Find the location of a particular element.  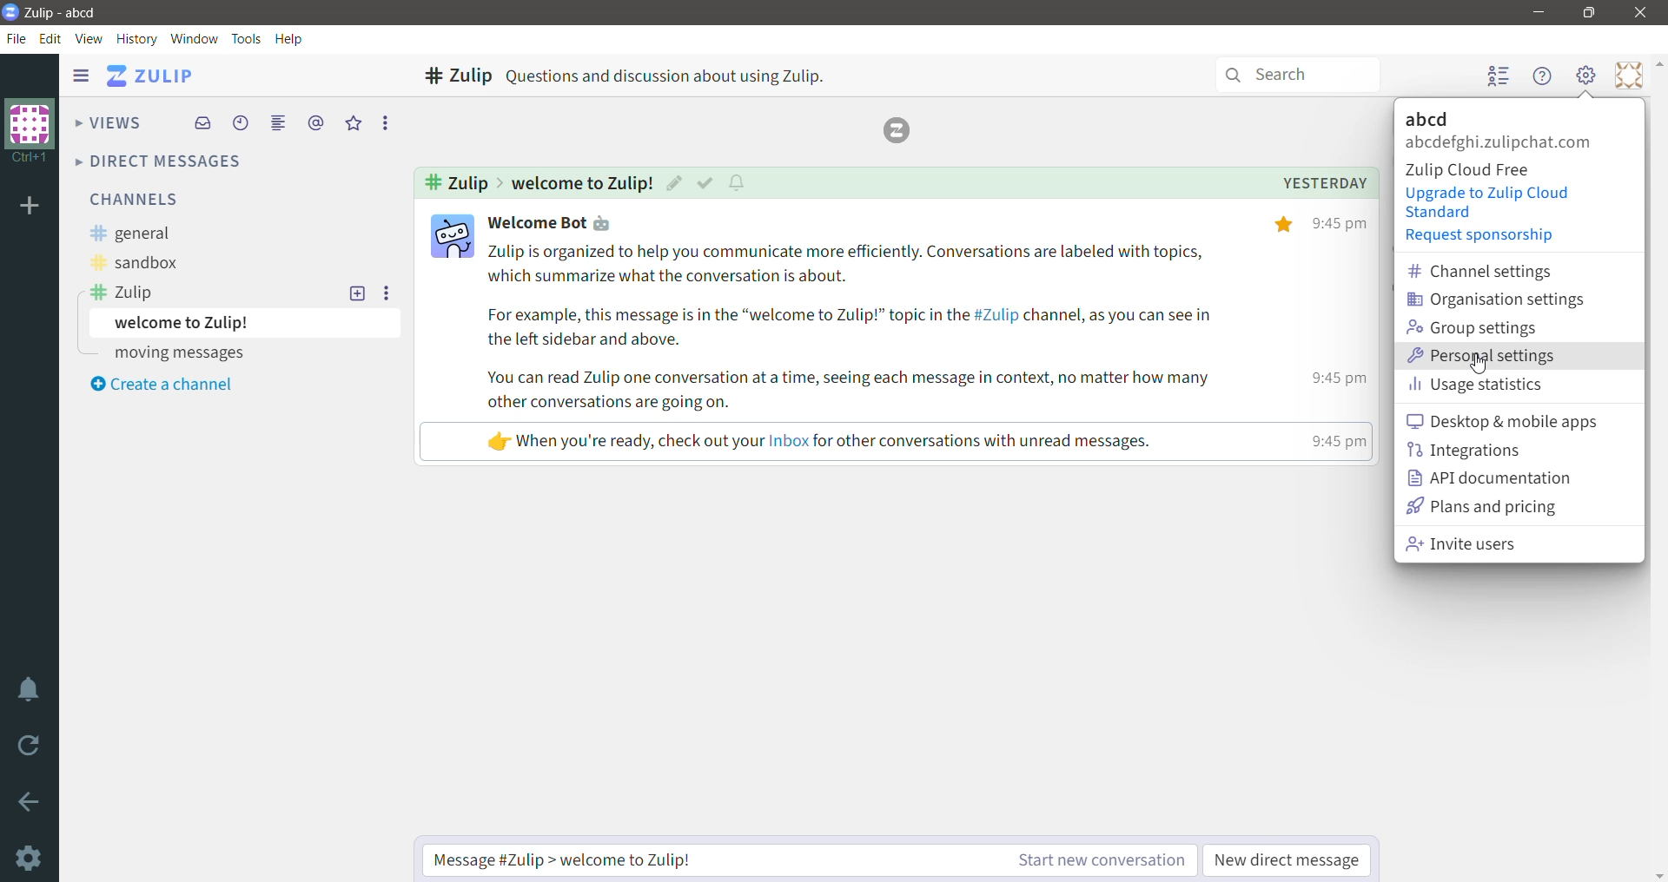

Message Topic is located at coordinates (581, 181).